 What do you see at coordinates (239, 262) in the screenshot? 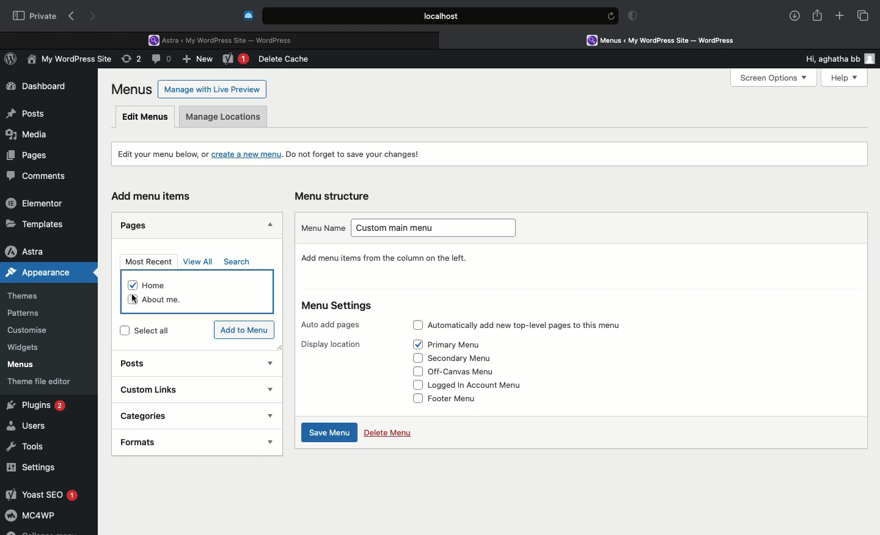
I see `Search` at bounding box center [239, 262].